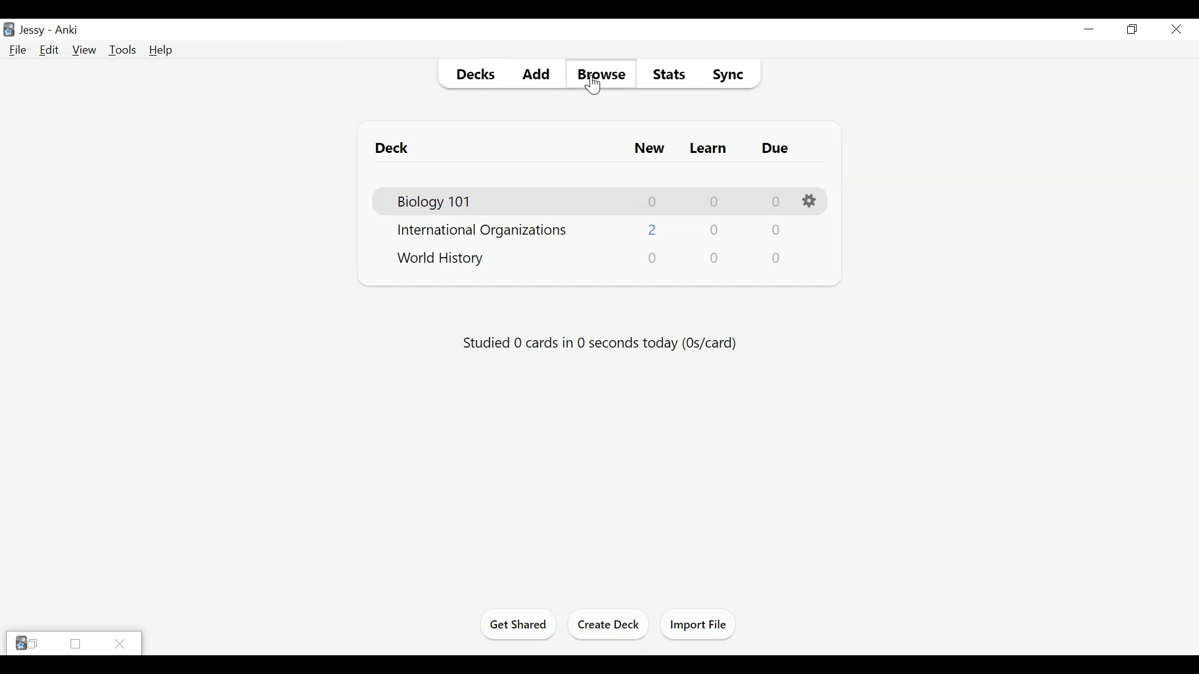  What do you see at coordinates (777, 258) in the screenshot?
I see `Due Card Count` at bounding box center [777, 258].